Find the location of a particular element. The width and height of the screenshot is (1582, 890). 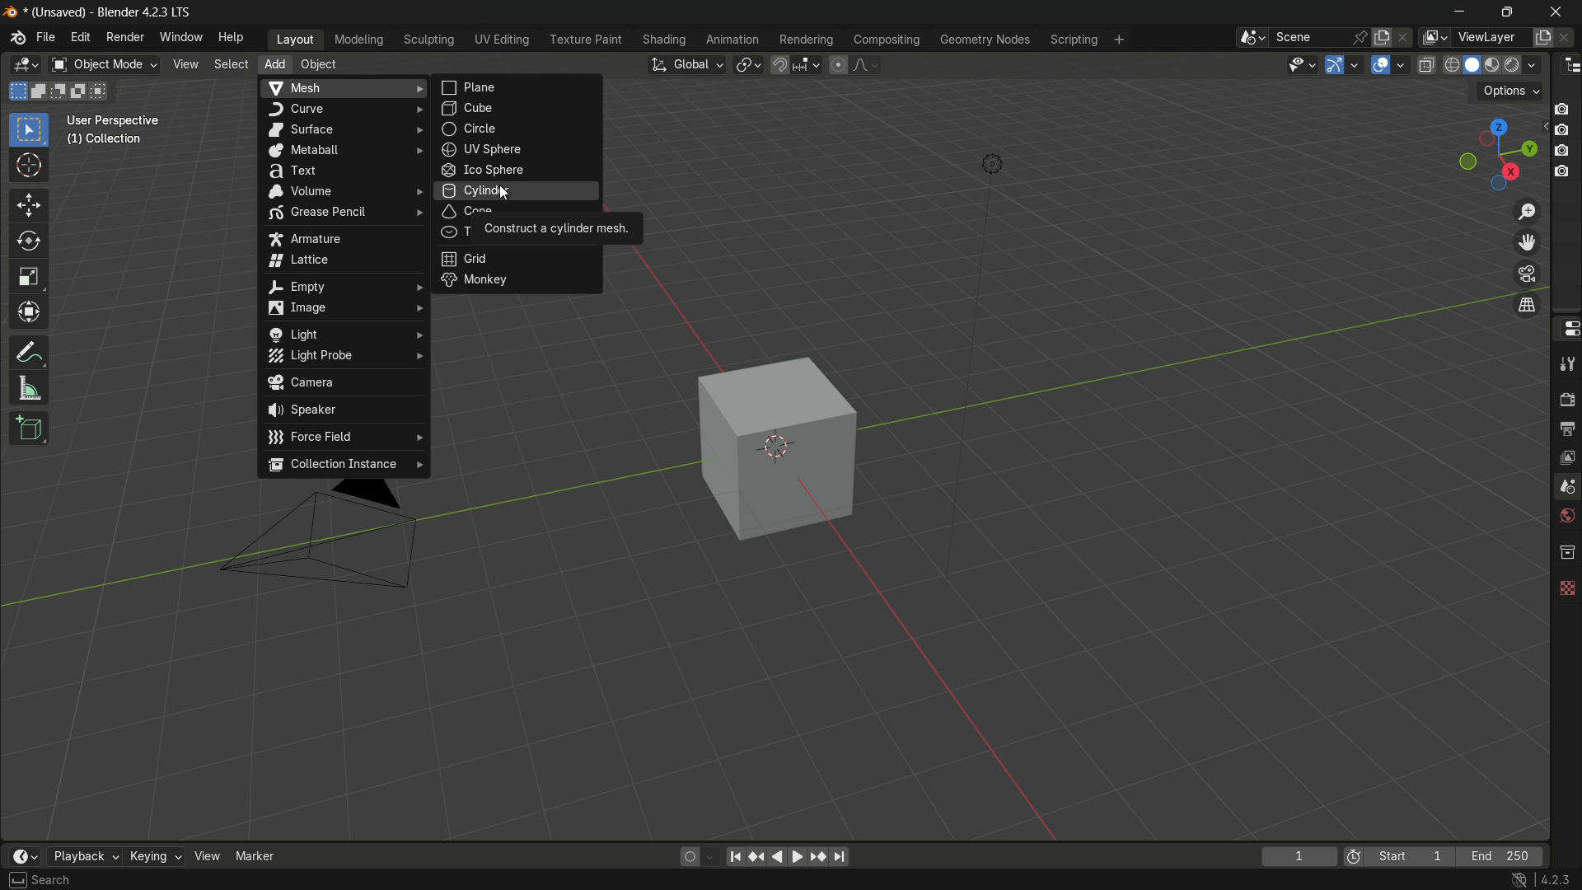

cursor is located at coordinates (30, 166).